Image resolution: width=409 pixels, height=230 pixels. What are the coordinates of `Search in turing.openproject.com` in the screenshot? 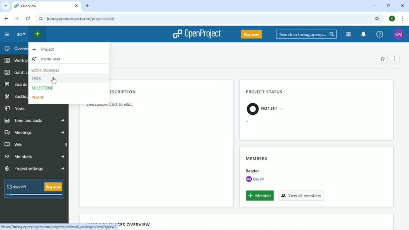 It's located at (306, 34).